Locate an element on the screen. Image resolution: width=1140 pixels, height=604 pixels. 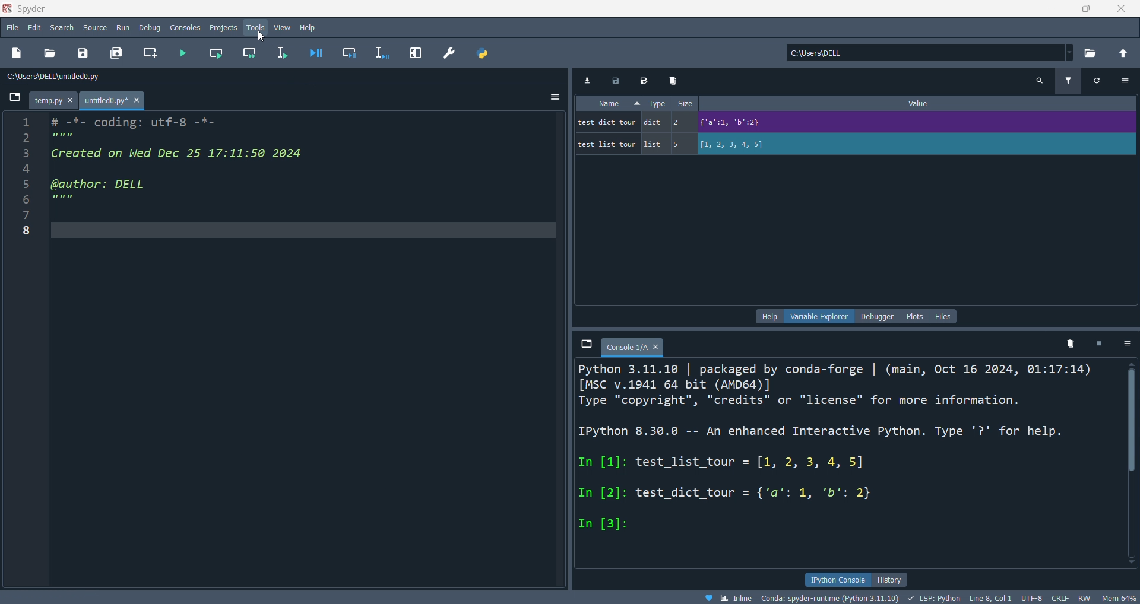
save is located at coordinates (85, 53).